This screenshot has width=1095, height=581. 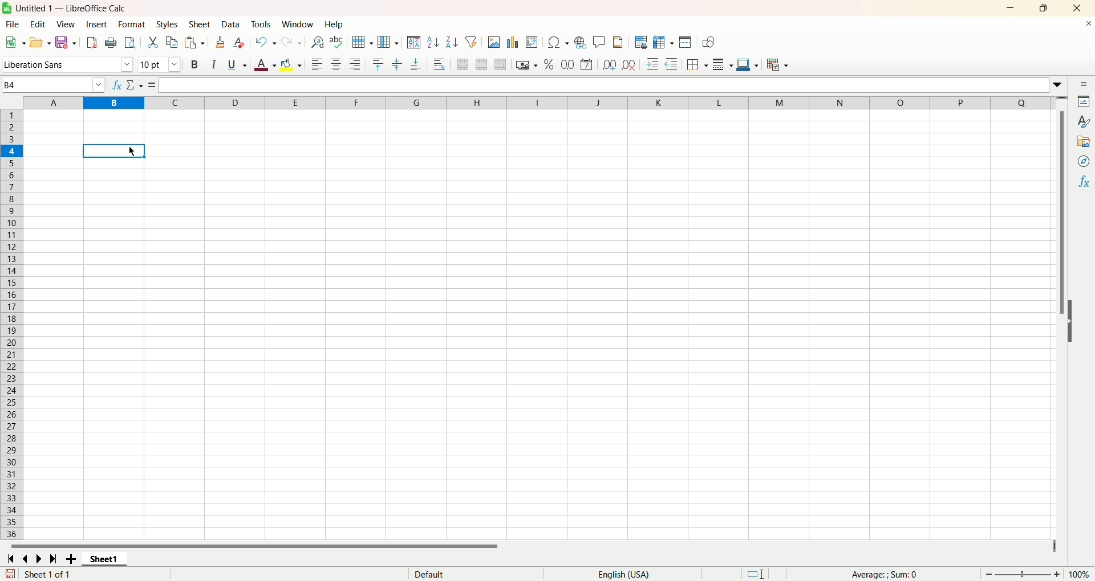 What do you see at coordinates (41, 560) in the screenshot?
I see `Next sheet` at bounding box center [41, 560].